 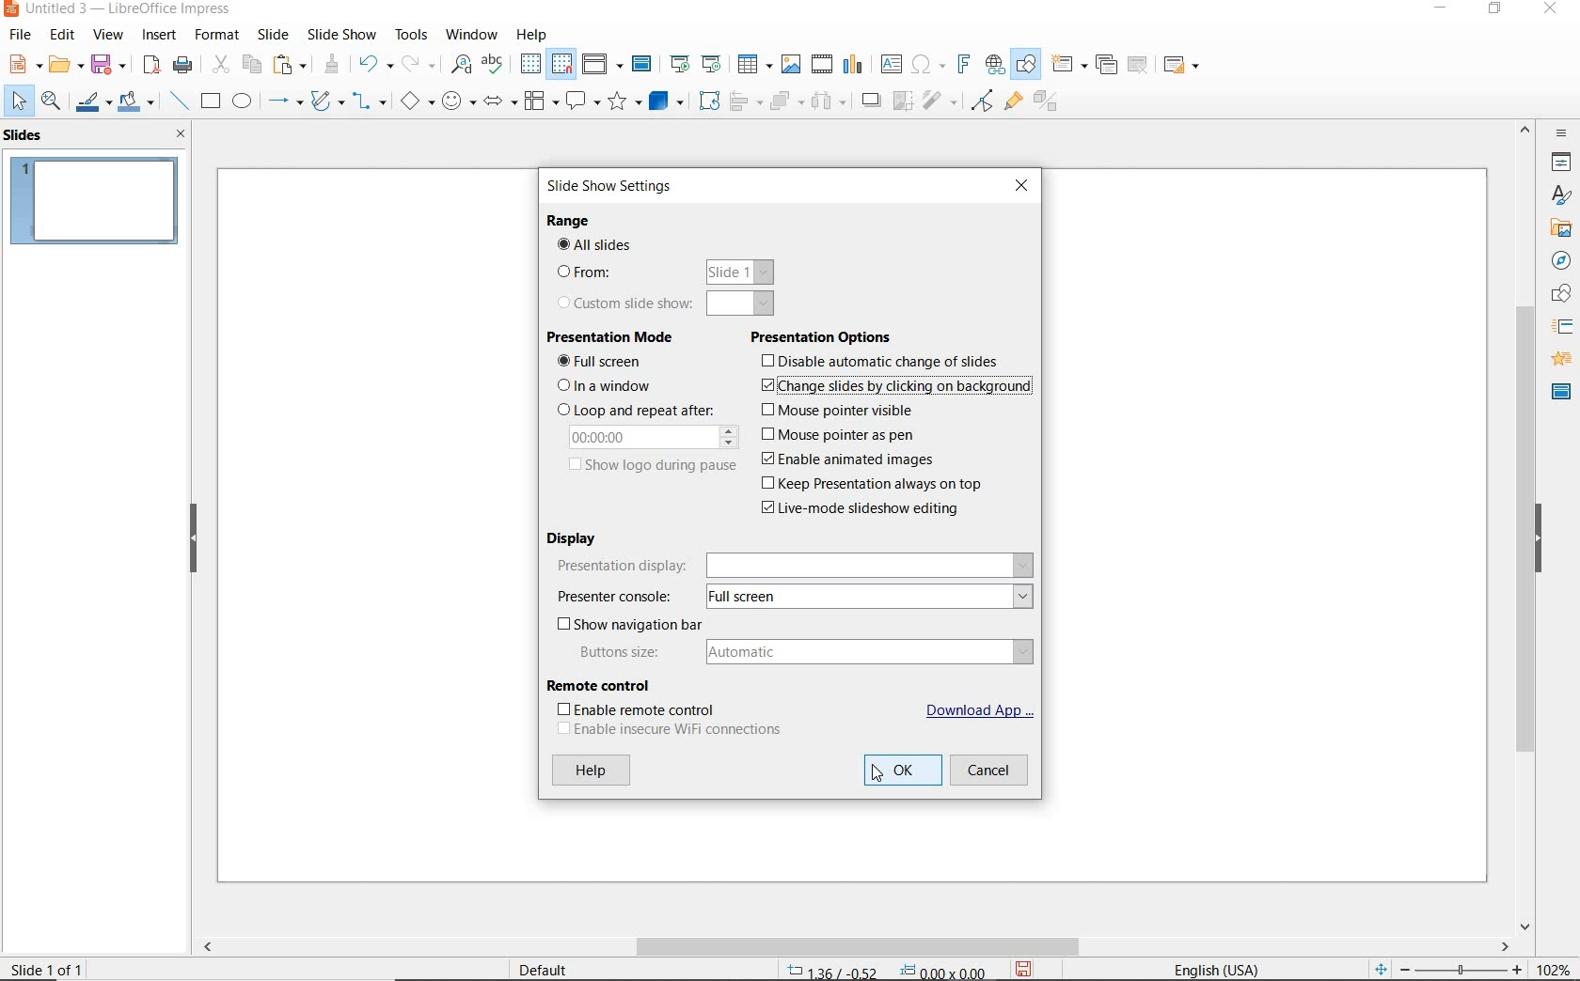 I want to click on PRESENTATION MODE, so click(x=624, y=338).